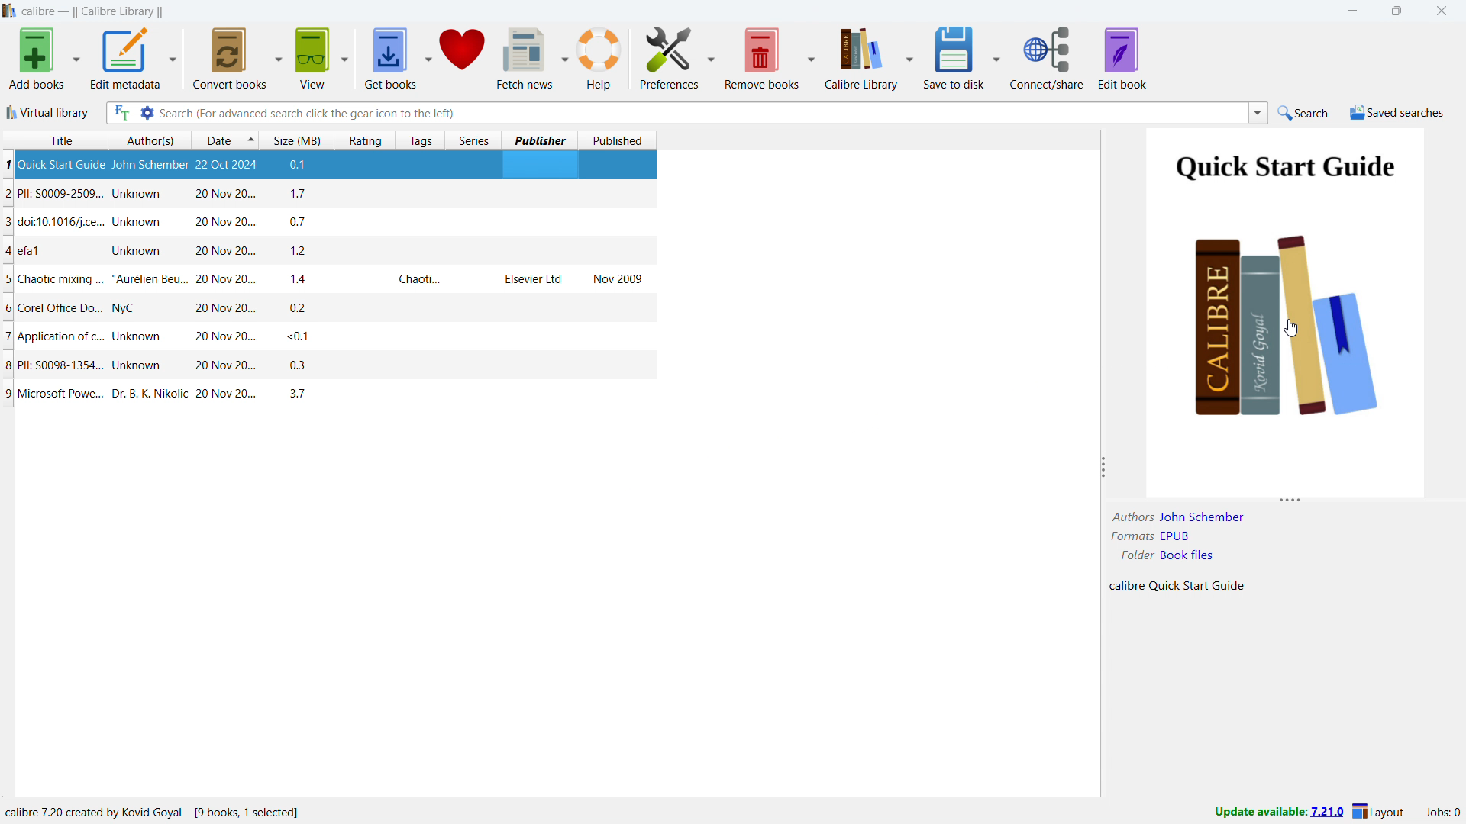  I want to click on save to disk, so click(954, 56).